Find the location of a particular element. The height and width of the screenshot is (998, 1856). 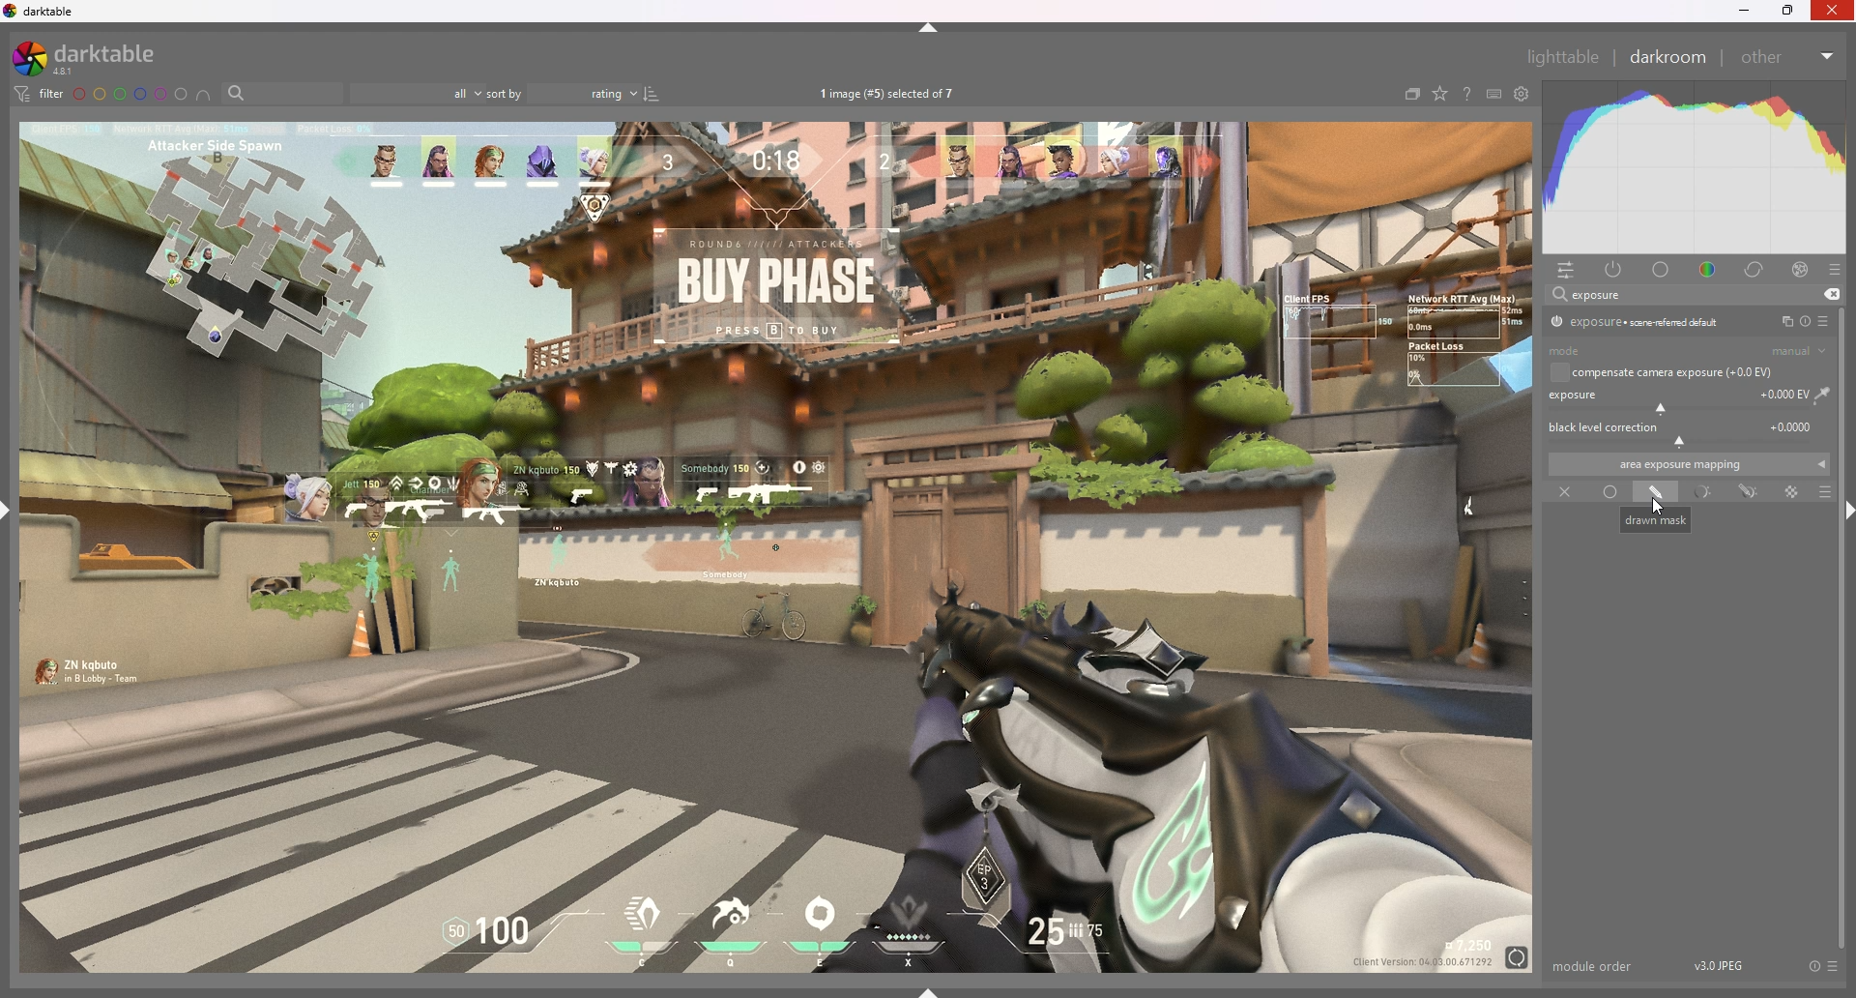

collapse grouped images is located at coordinates (1411, 96).